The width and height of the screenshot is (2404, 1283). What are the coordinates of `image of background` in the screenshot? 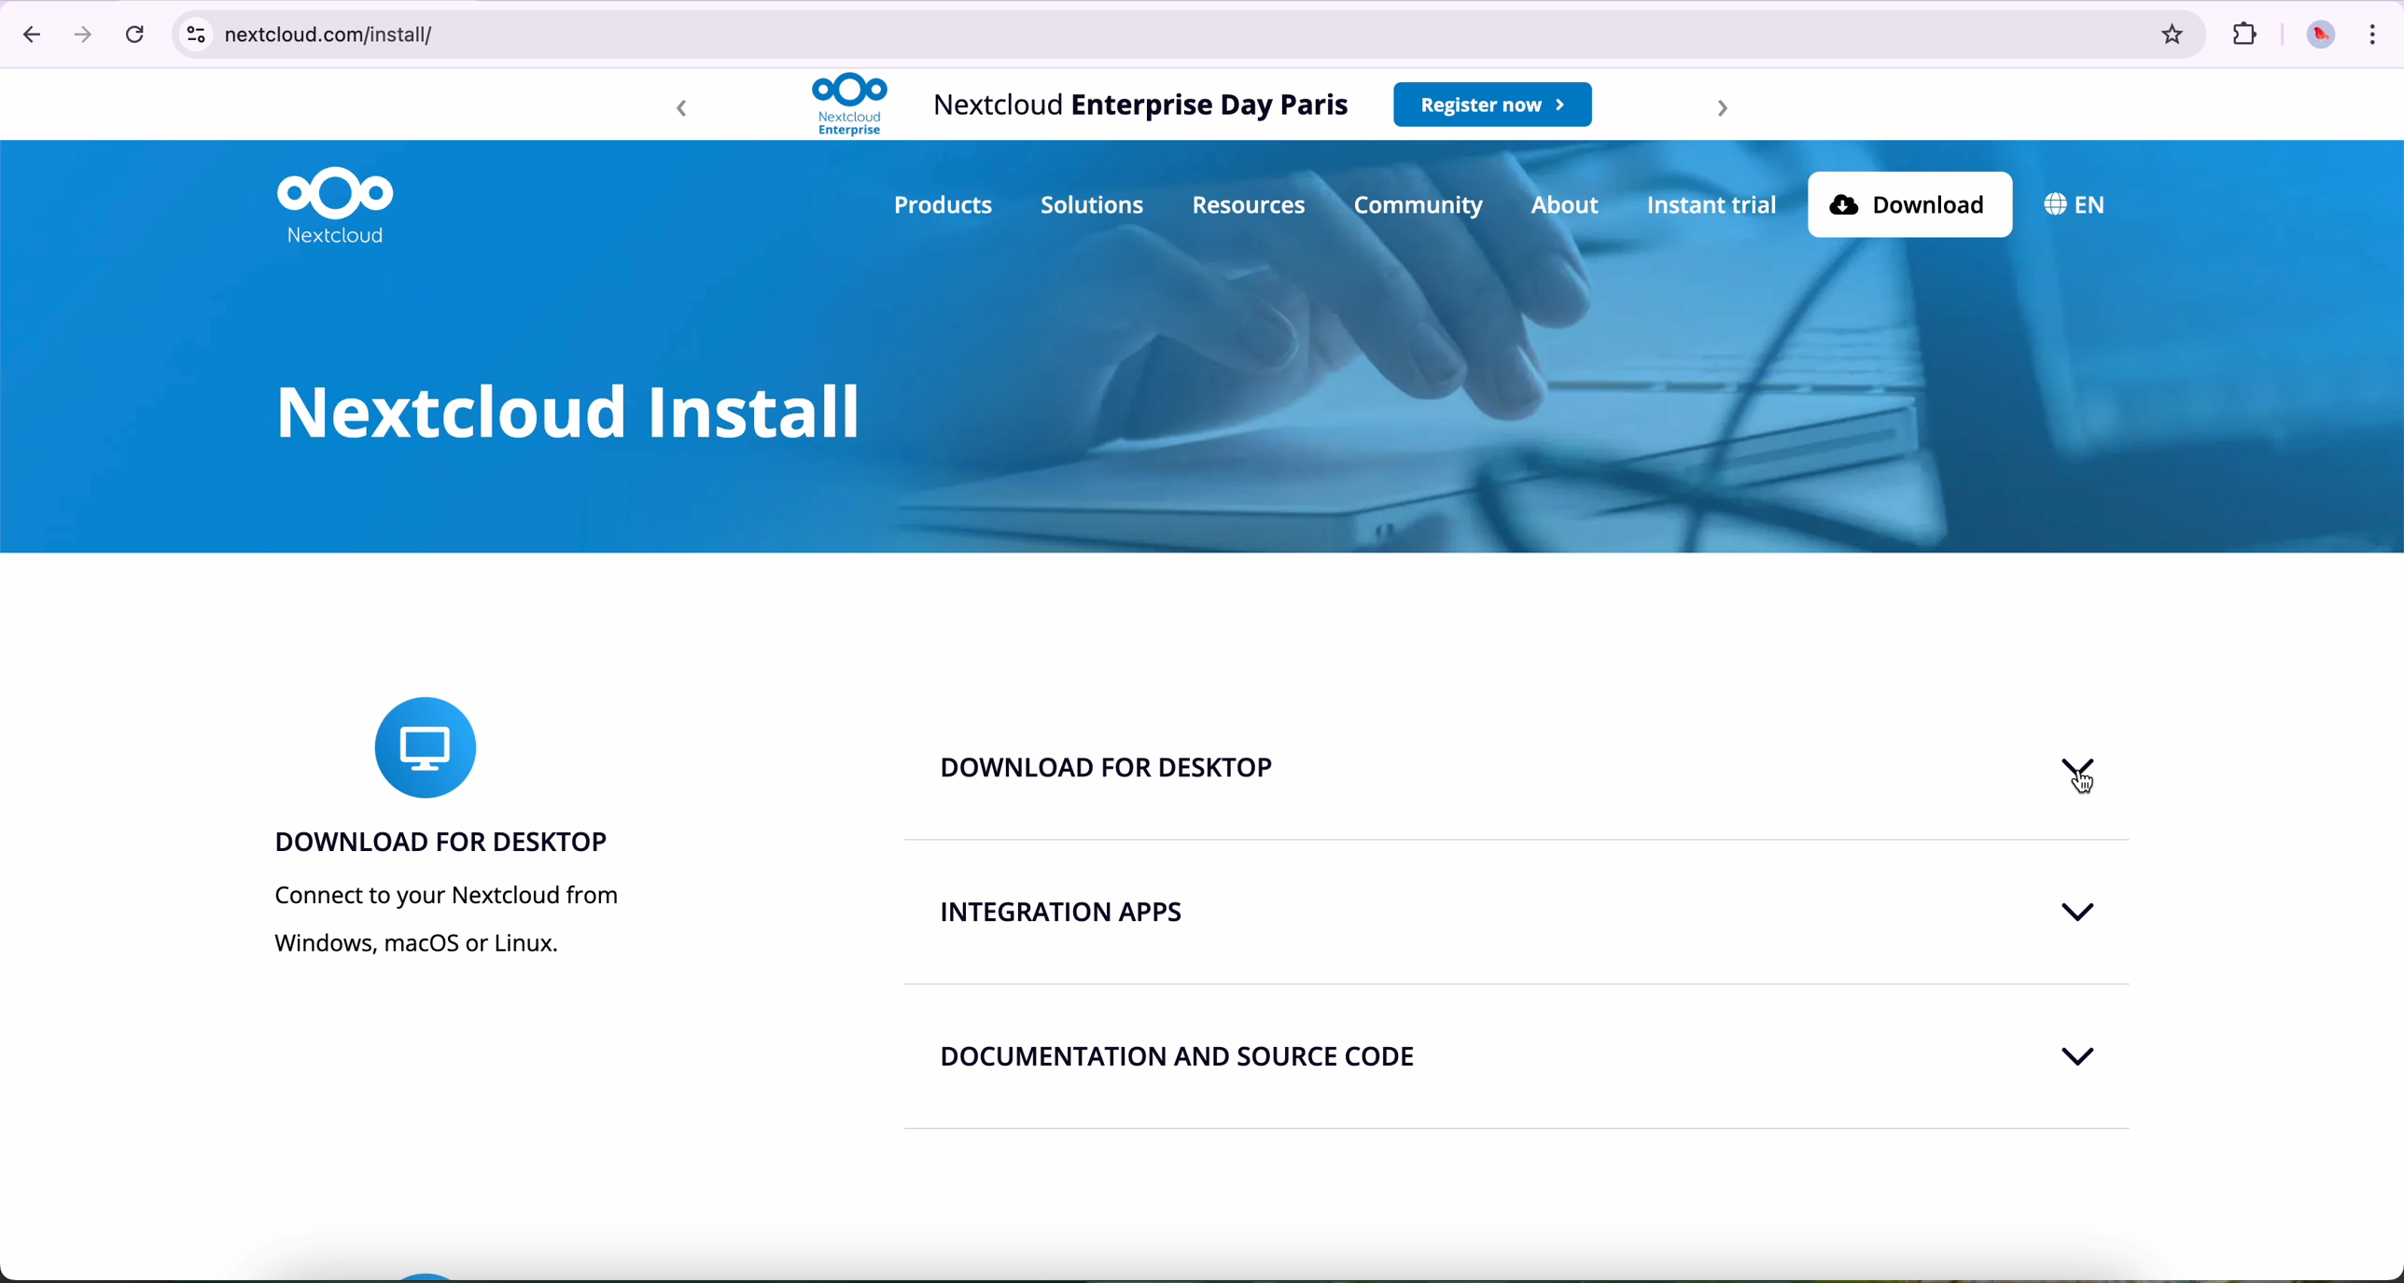 It's located at (1296, 399).